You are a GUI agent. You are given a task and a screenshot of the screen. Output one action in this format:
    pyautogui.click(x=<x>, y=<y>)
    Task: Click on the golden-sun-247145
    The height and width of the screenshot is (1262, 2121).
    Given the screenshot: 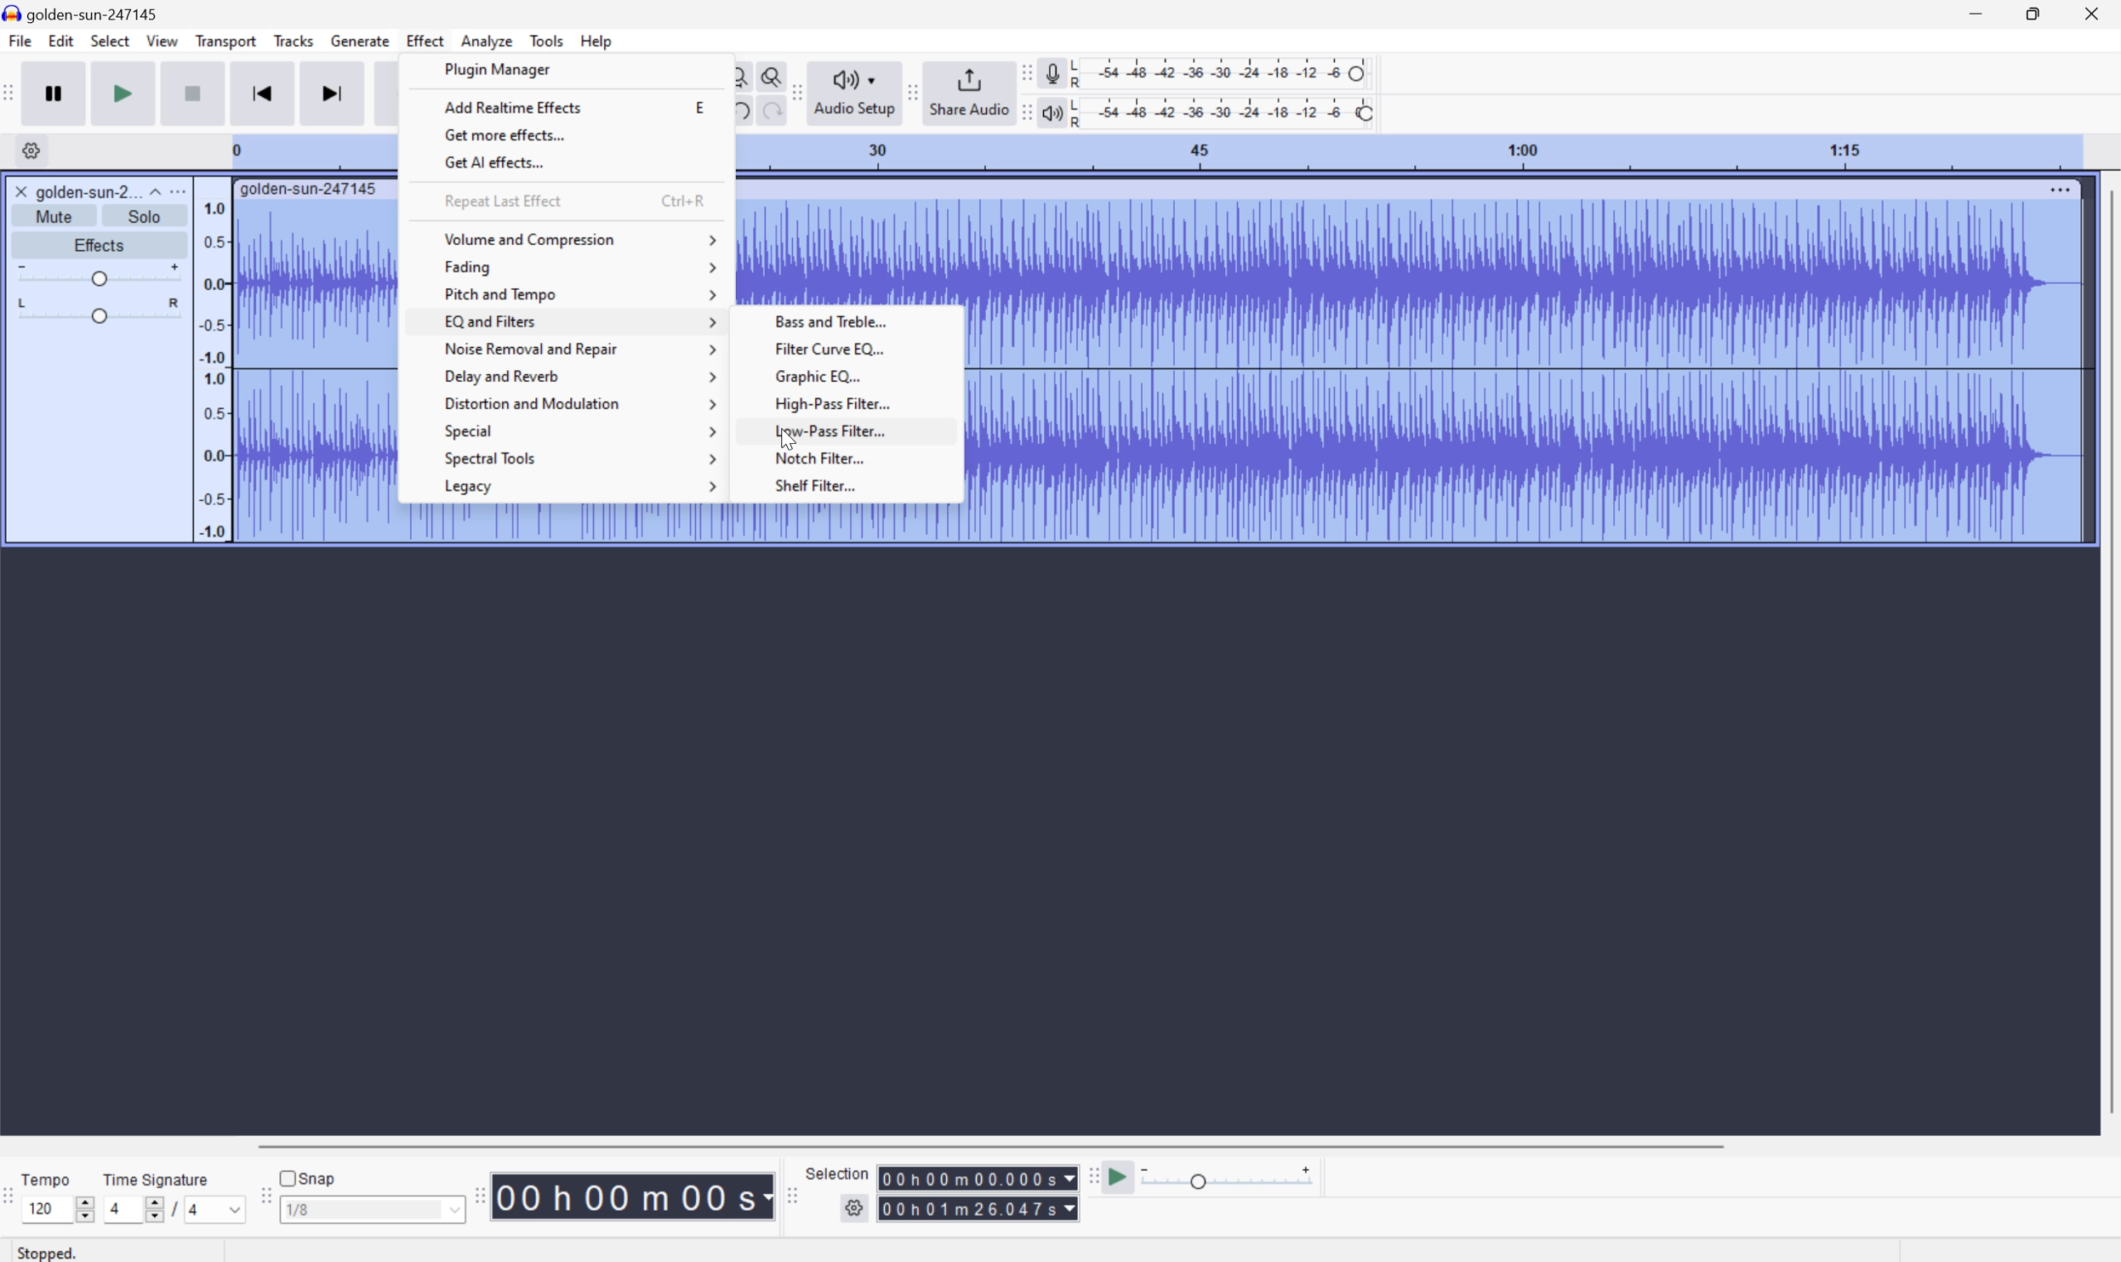 What is the action you would take?
    pyautogui.click(x=311, y=190)
    